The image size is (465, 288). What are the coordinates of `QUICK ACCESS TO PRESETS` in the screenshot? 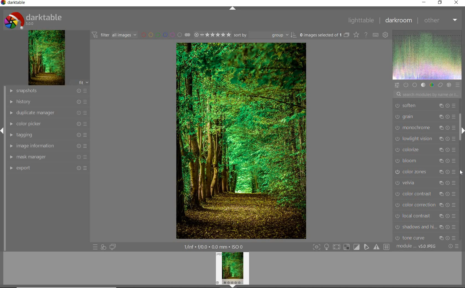 It's located at (95, 247).